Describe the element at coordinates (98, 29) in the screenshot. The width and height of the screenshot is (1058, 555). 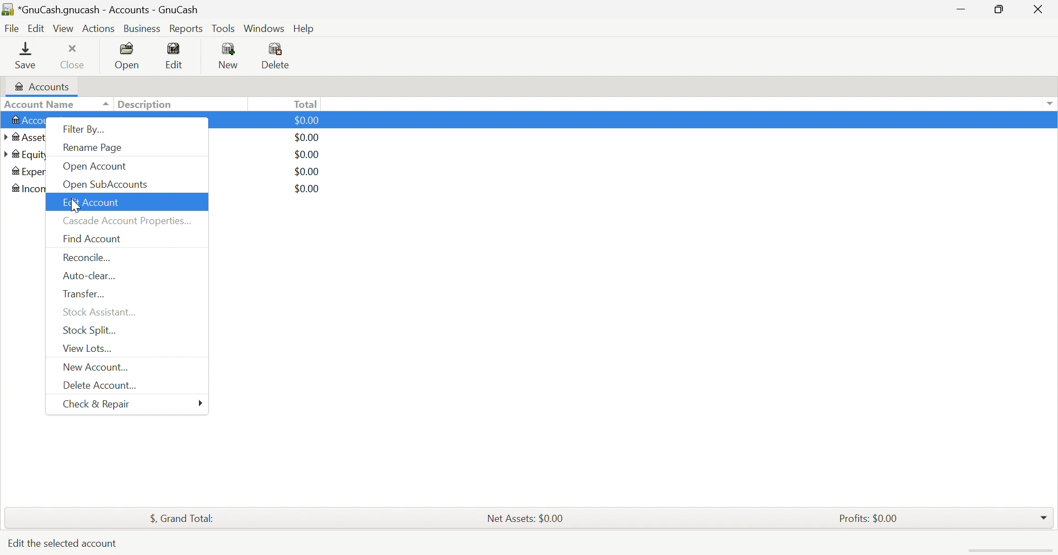
I see `Actions` at that location.